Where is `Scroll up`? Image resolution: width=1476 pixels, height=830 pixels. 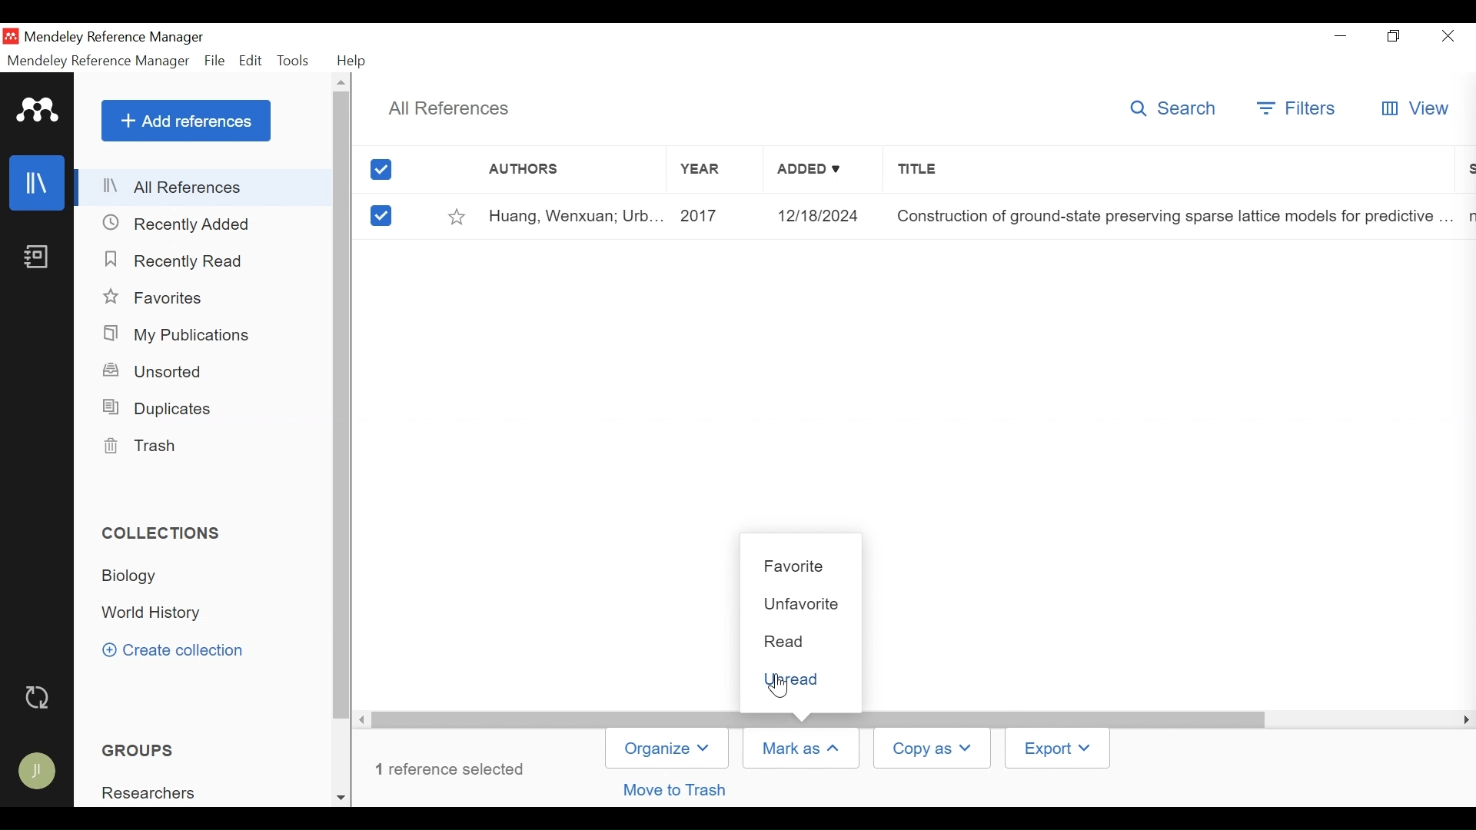
Scroll up is located at coordinates (341, 81).